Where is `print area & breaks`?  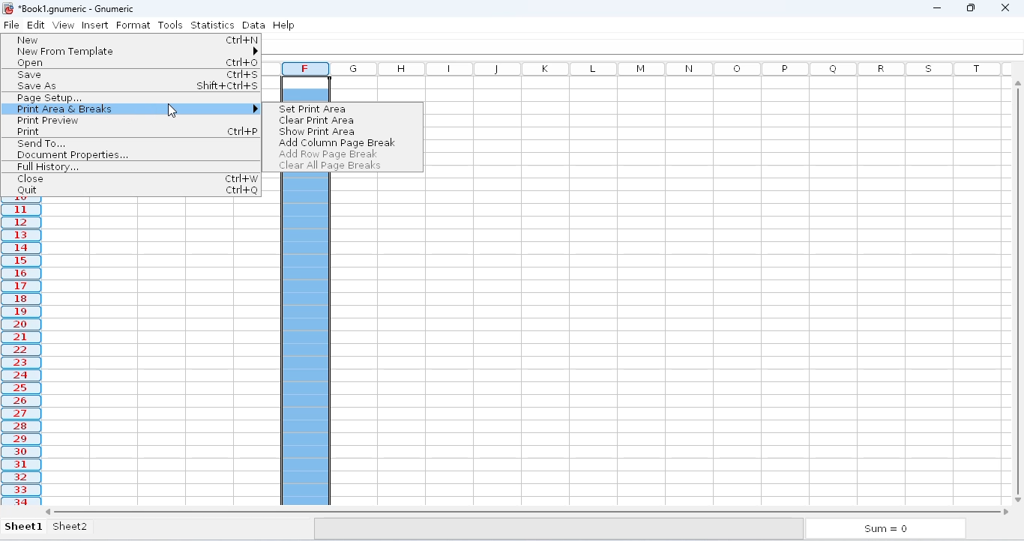 print area & breaks is located at coordinates (134, 109).